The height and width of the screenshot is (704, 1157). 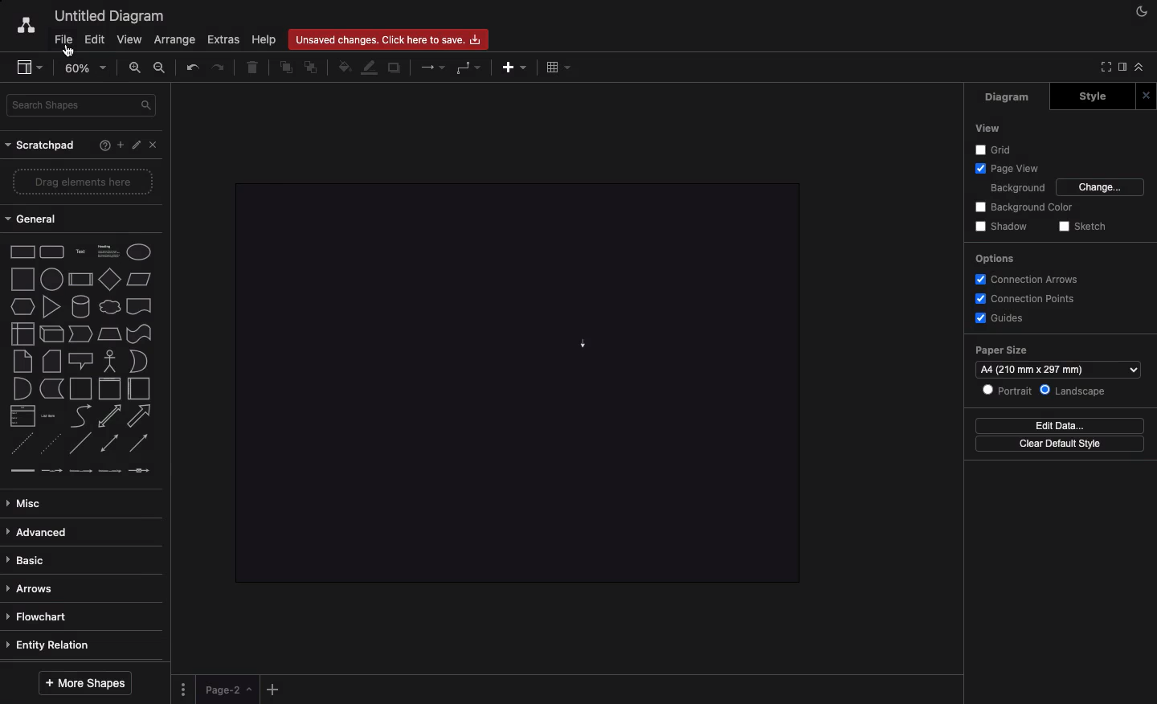 What do you see at coordinates (85, 67) in the screenshot?
I see `Zoom` at bounding box center [85, 67].